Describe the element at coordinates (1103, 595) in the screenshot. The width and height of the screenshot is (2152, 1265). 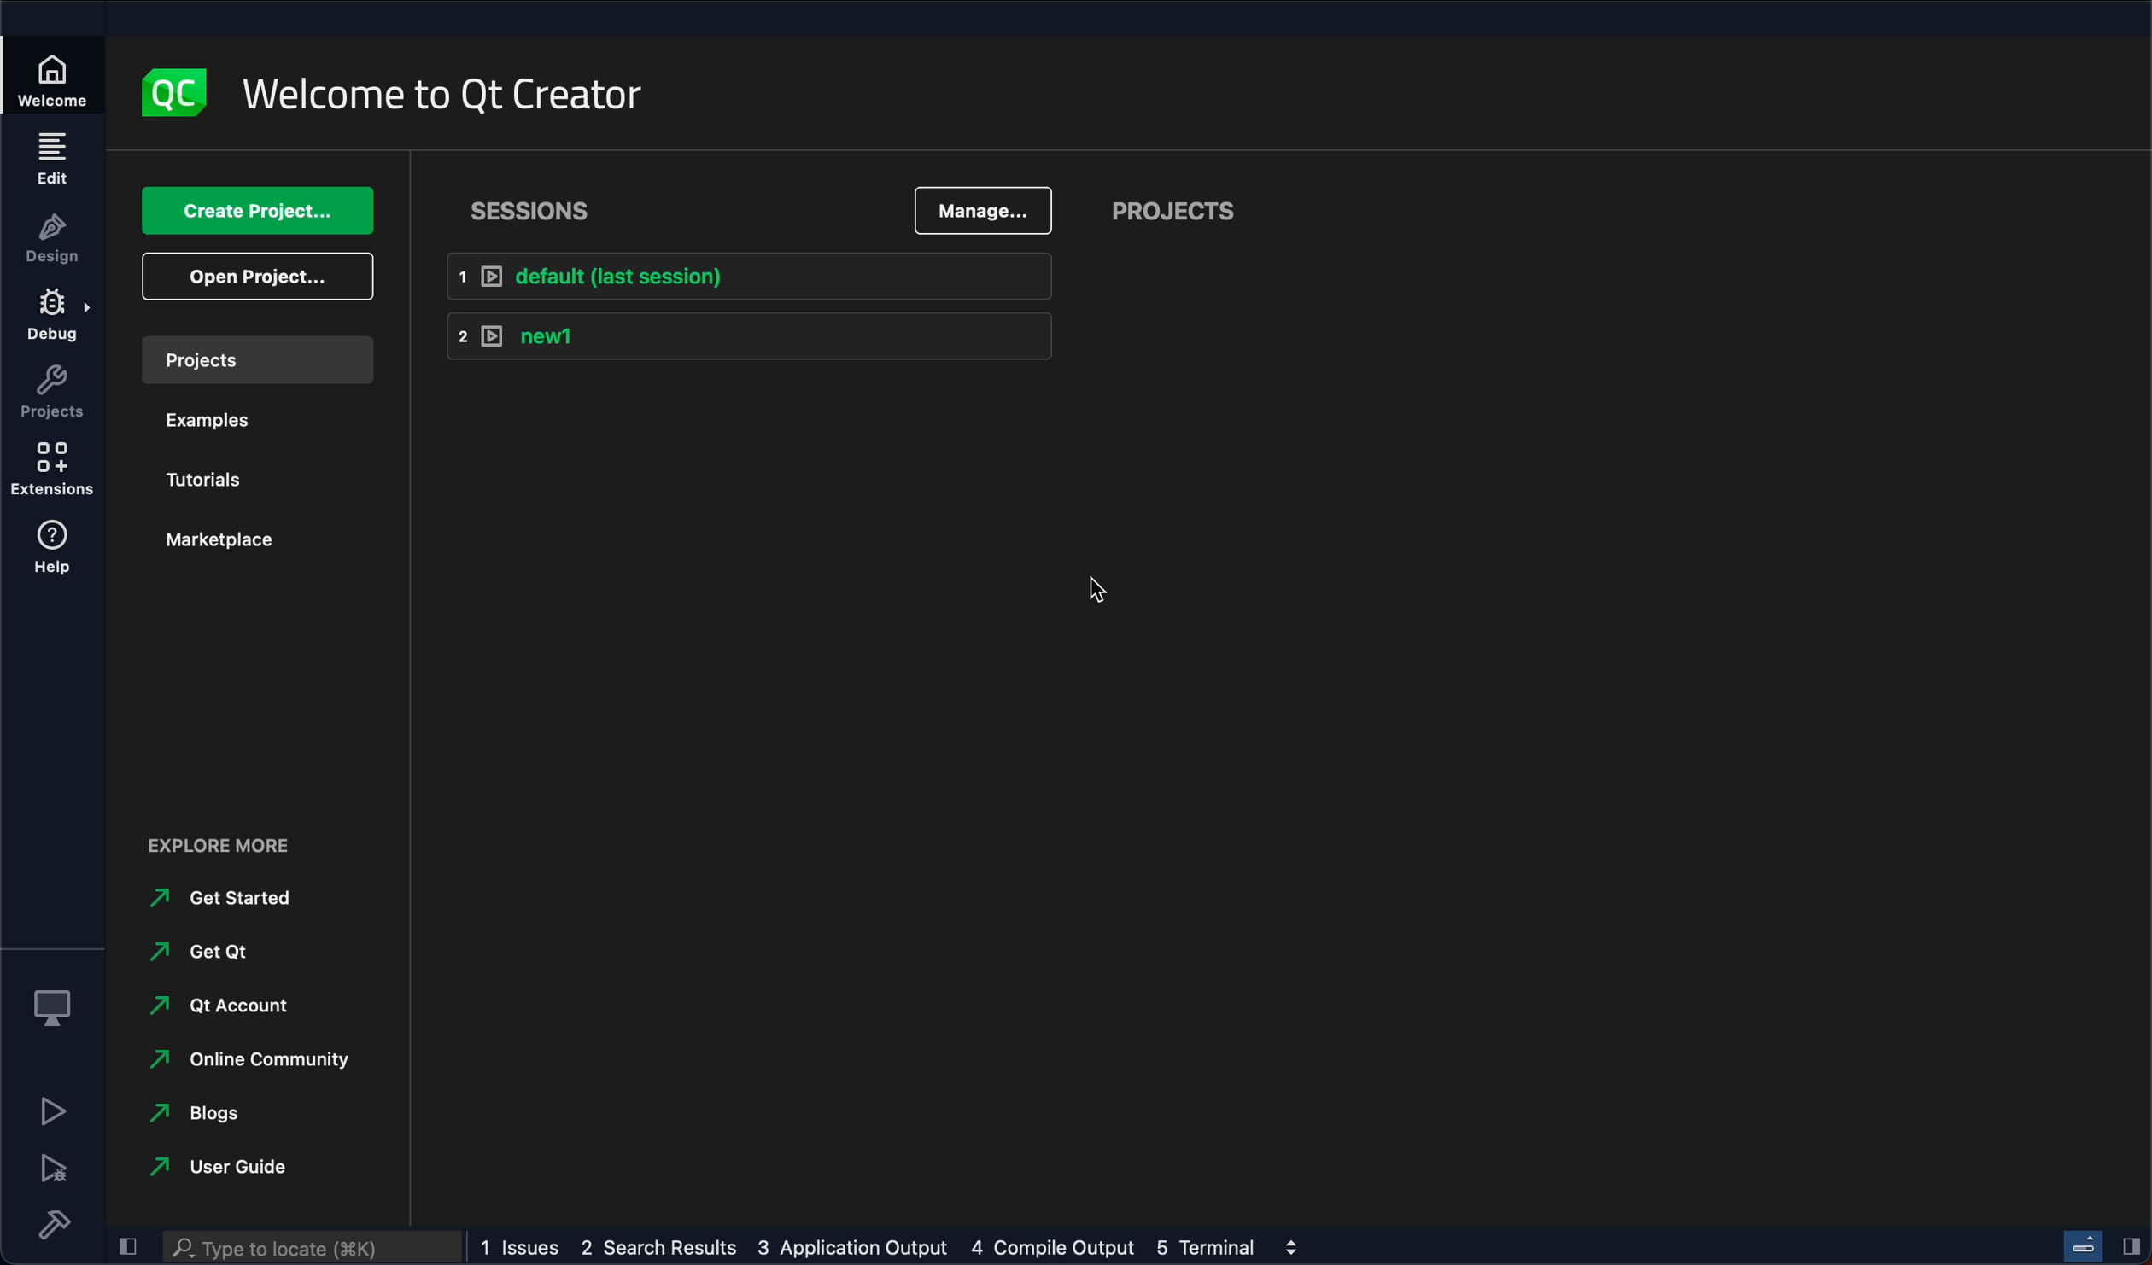
I see `cursor` at that location.